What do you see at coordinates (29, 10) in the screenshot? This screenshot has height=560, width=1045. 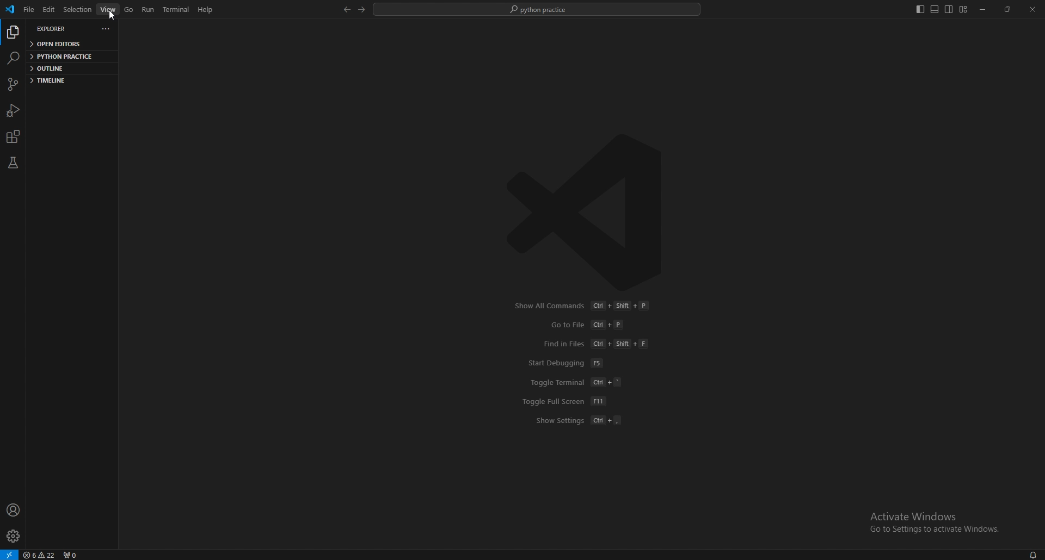 I see `file` at bounding box center [29, 10].